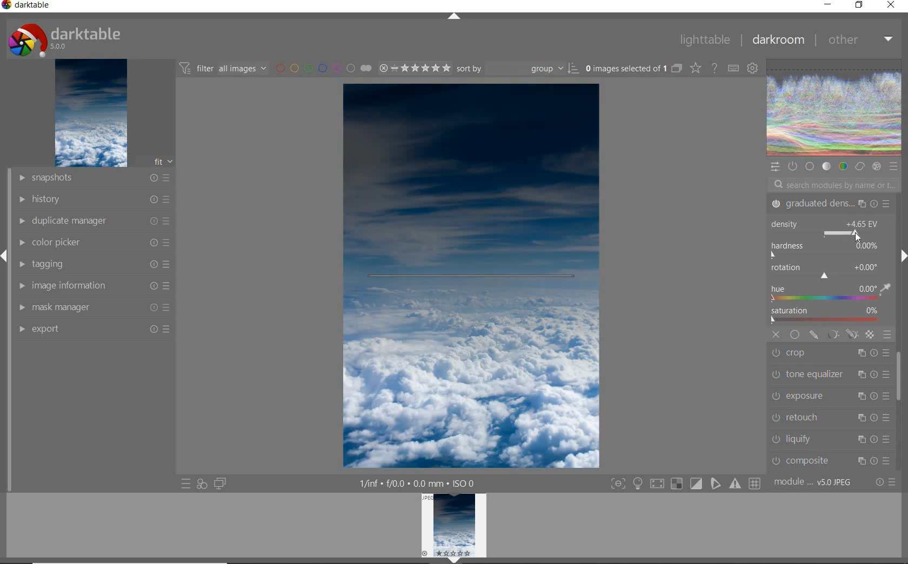 This screenshot has height=564, width=908. Describe the element at coordinates (827, 251) in the screenshot. I see `hardness` at that location.